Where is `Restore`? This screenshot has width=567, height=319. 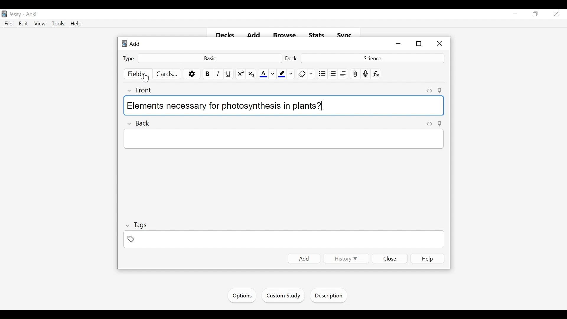
Restore is located at coordinates (535, 14).